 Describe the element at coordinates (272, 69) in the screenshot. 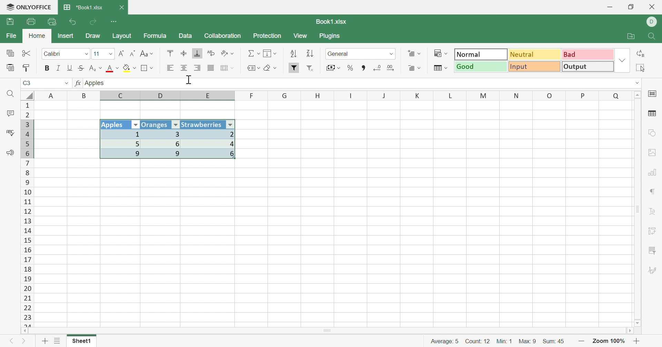

I see `Clear` at that location.